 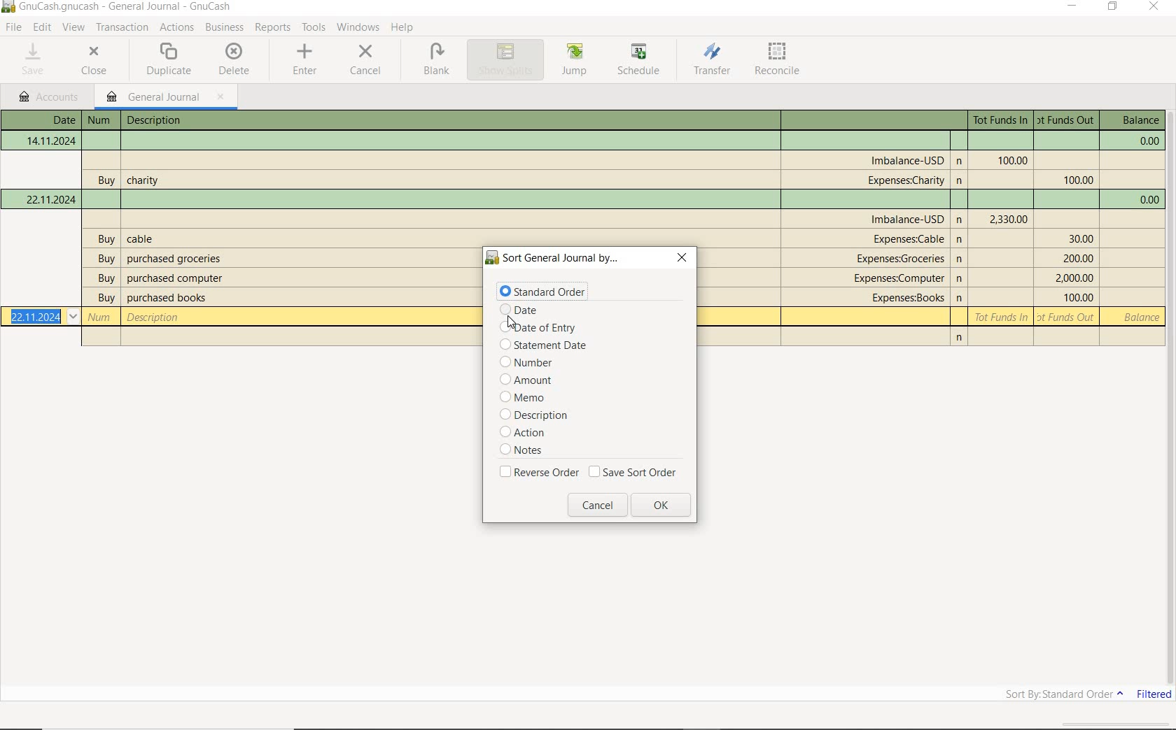 What do you see at coordinates (44, 28) in the screenshot?
I see `EDIT` at bounding box center [44, 28].